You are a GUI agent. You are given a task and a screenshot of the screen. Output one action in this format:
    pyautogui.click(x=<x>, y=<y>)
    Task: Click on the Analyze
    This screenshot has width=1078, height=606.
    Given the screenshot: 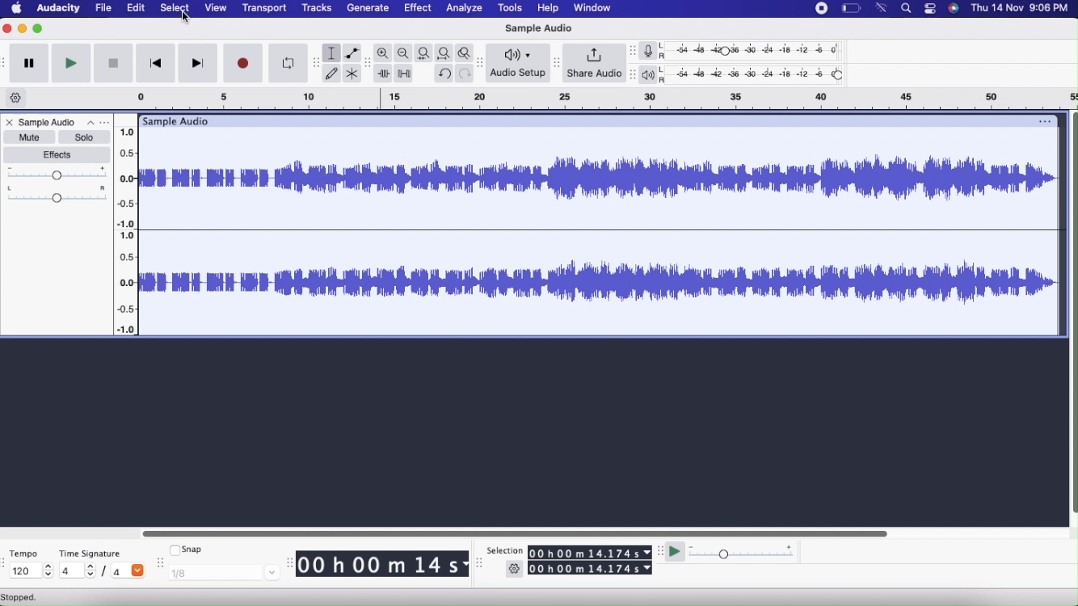 What is the action you would take?
    pyautogui.click(x=465, y=8)
    